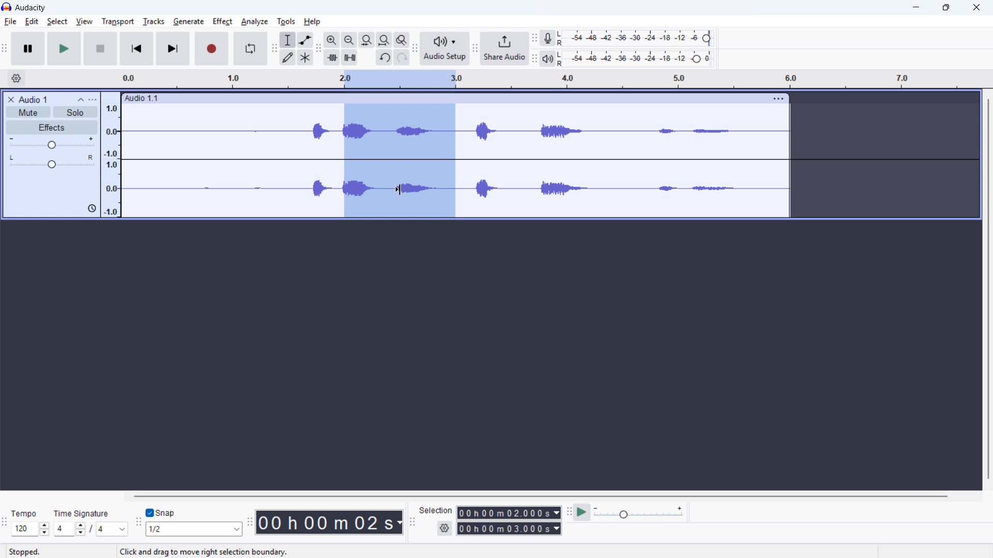  What do you see at coordinates (414, 49) in the screenshot?
I see `Audio setup toolbar` at bounding box center [414, 49].